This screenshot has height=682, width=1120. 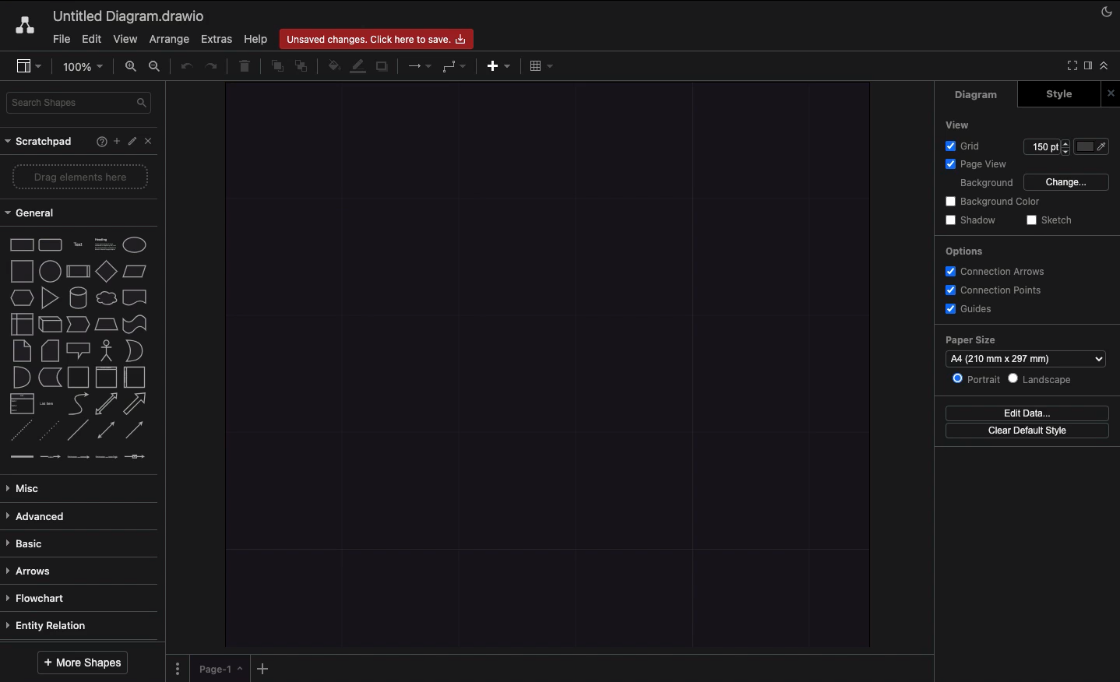 What do you see at coordinates (245, 68) in the screenshot?
I see `Trash` at bounding box center [245, 68].